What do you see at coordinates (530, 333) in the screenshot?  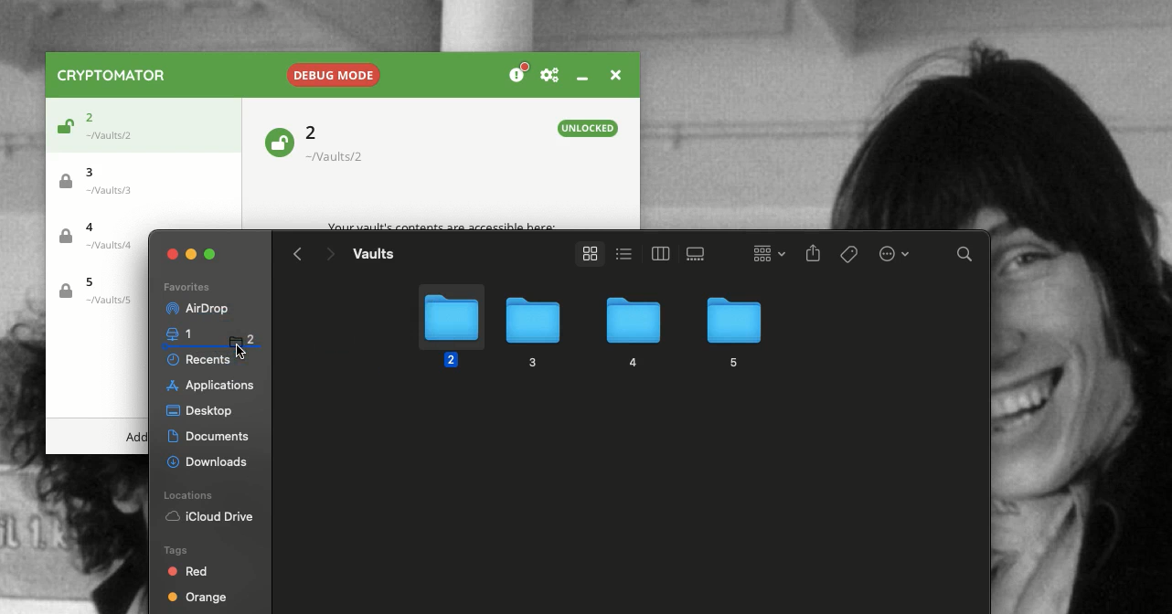 I see `3` at bounding box center [530, 333].